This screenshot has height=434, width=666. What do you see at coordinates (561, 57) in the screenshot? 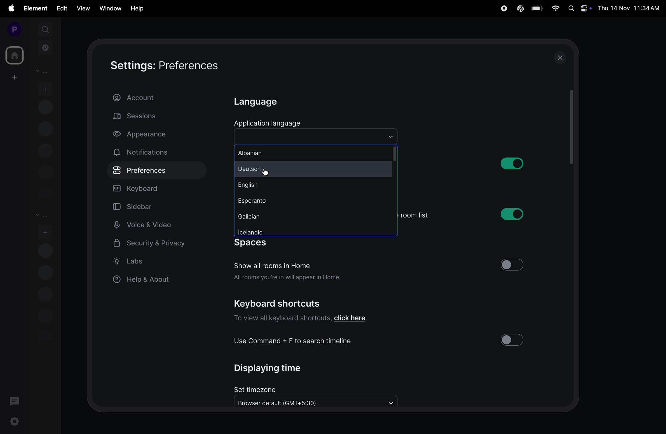
I see `close` at bounding box center [561, 57].